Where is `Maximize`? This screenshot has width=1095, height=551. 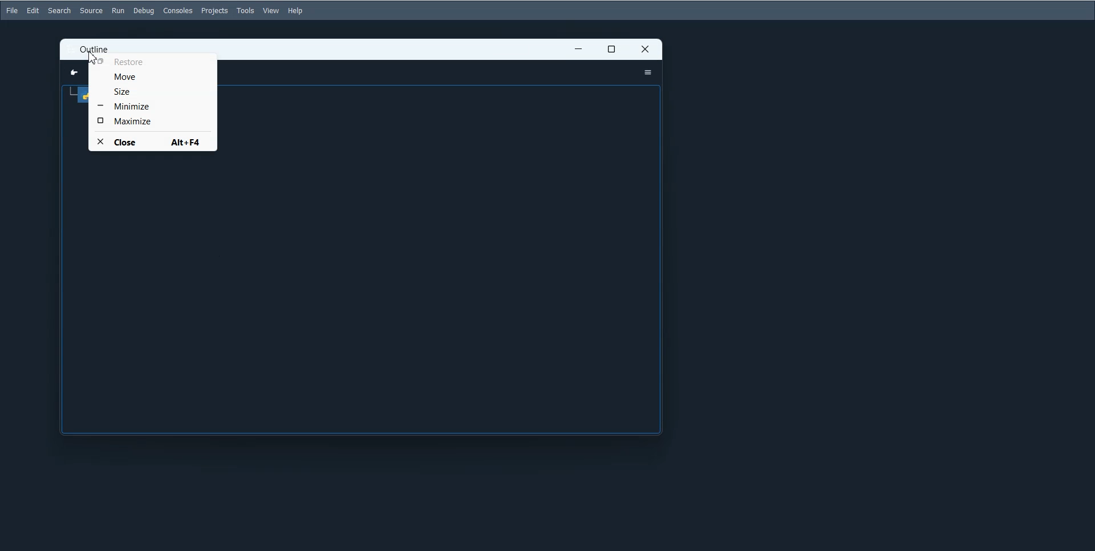 Maximize is located at coordinates (153, 120).